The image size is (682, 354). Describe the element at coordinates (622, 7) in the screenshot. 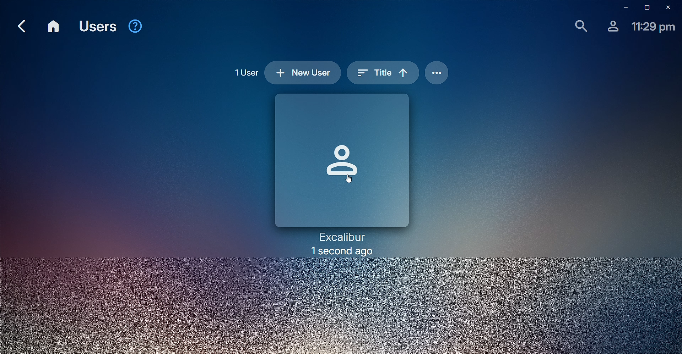

I see `Minimize` at that location.